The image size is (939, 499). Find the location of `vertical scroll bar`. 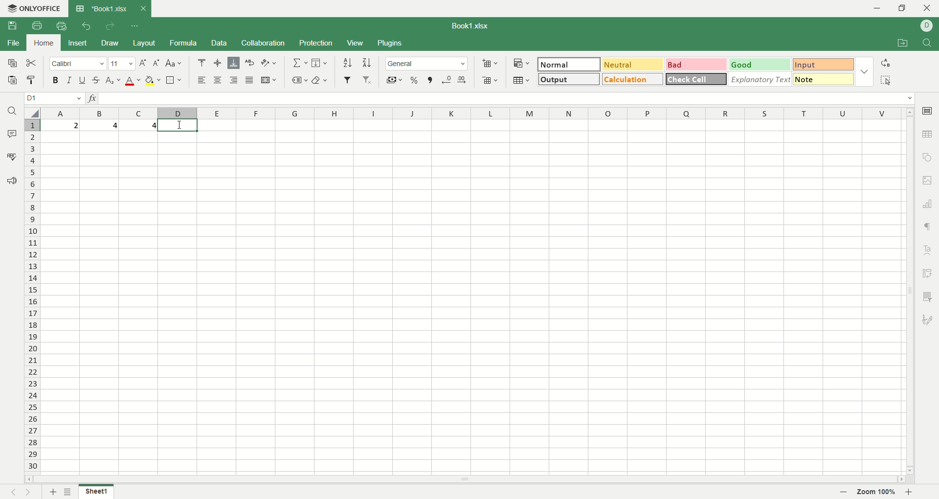

vertical scroll bar is located at coordinates (910, 295).